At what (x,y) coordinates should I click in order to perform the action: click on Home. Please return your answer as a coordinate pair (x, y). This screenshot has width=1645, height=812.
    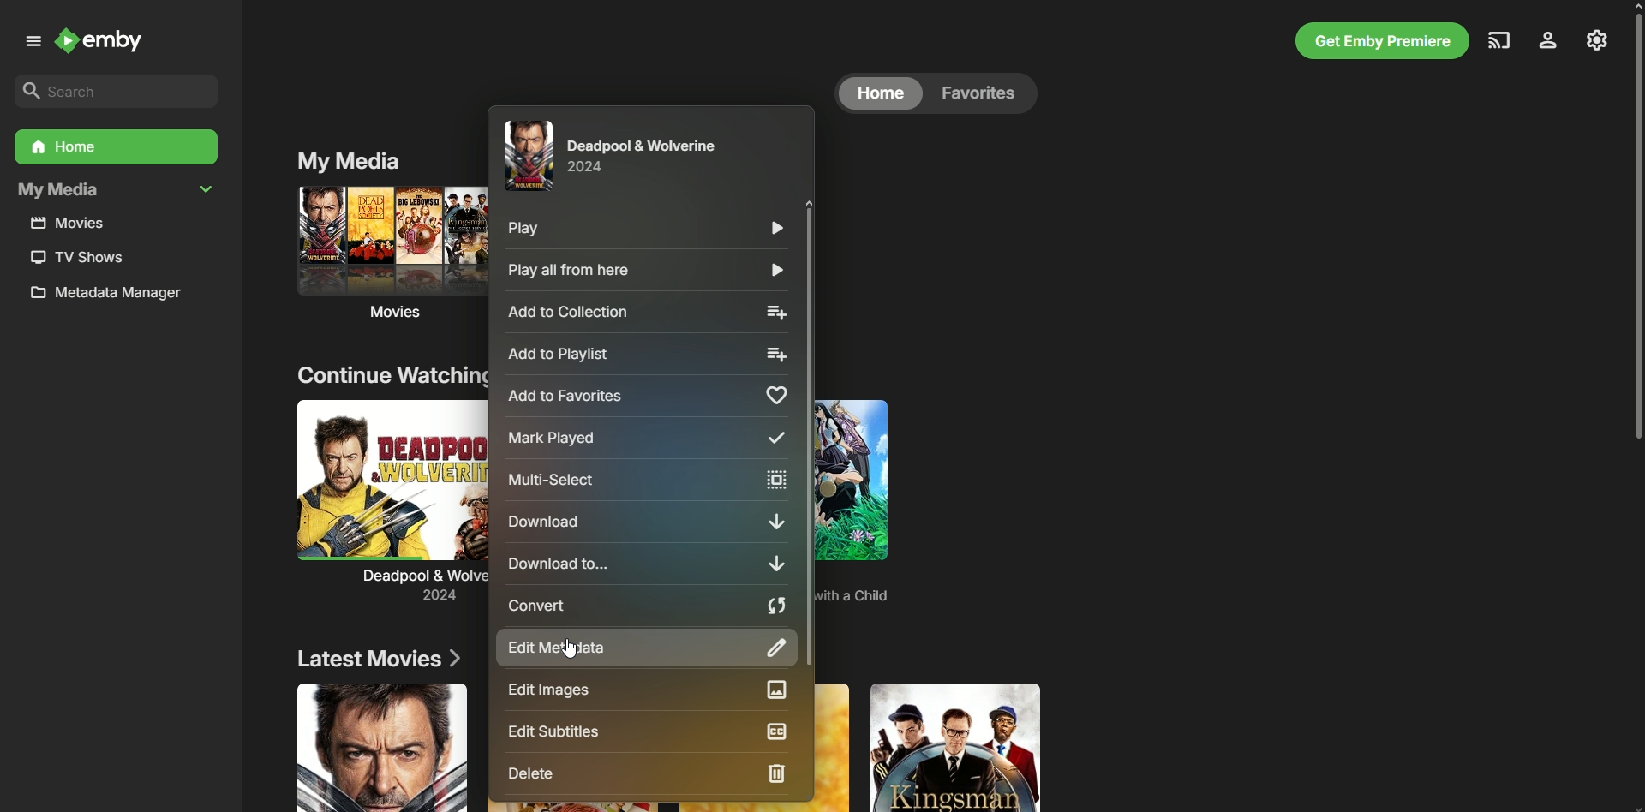
    Looking at the image, I should click on (114, 147).